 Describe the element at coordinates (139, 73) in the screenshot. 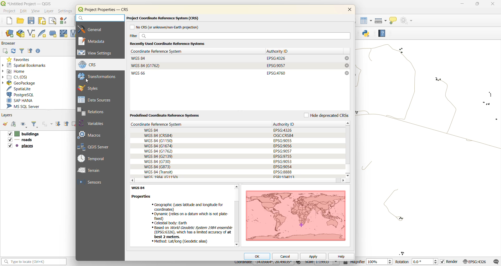

I see `WGS 66` at that location.